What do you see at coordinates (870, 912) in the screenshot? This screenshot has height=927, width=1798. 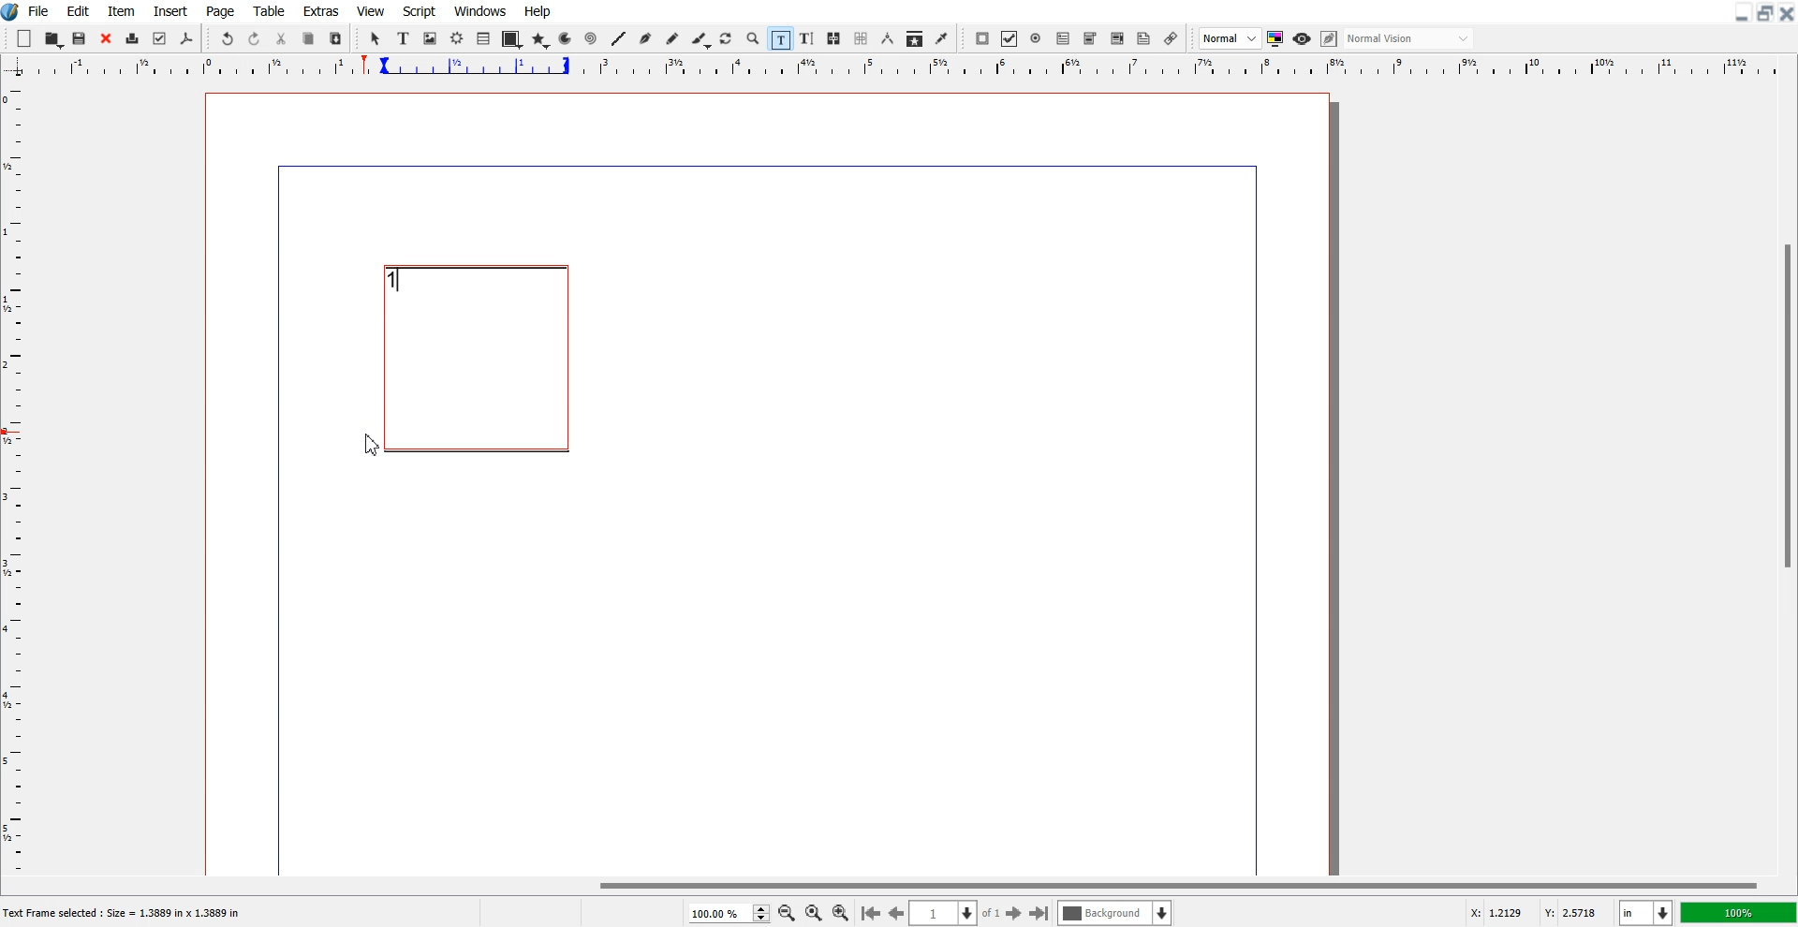 I see `Go to First Page` at bounding box center [870, 912].